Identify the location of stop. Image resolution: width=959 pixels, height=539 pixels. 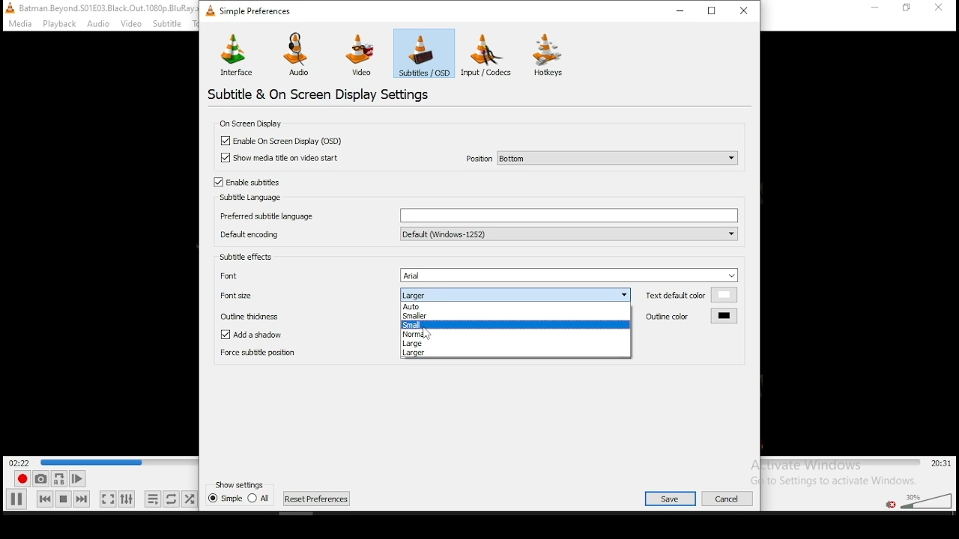
(63, 499).